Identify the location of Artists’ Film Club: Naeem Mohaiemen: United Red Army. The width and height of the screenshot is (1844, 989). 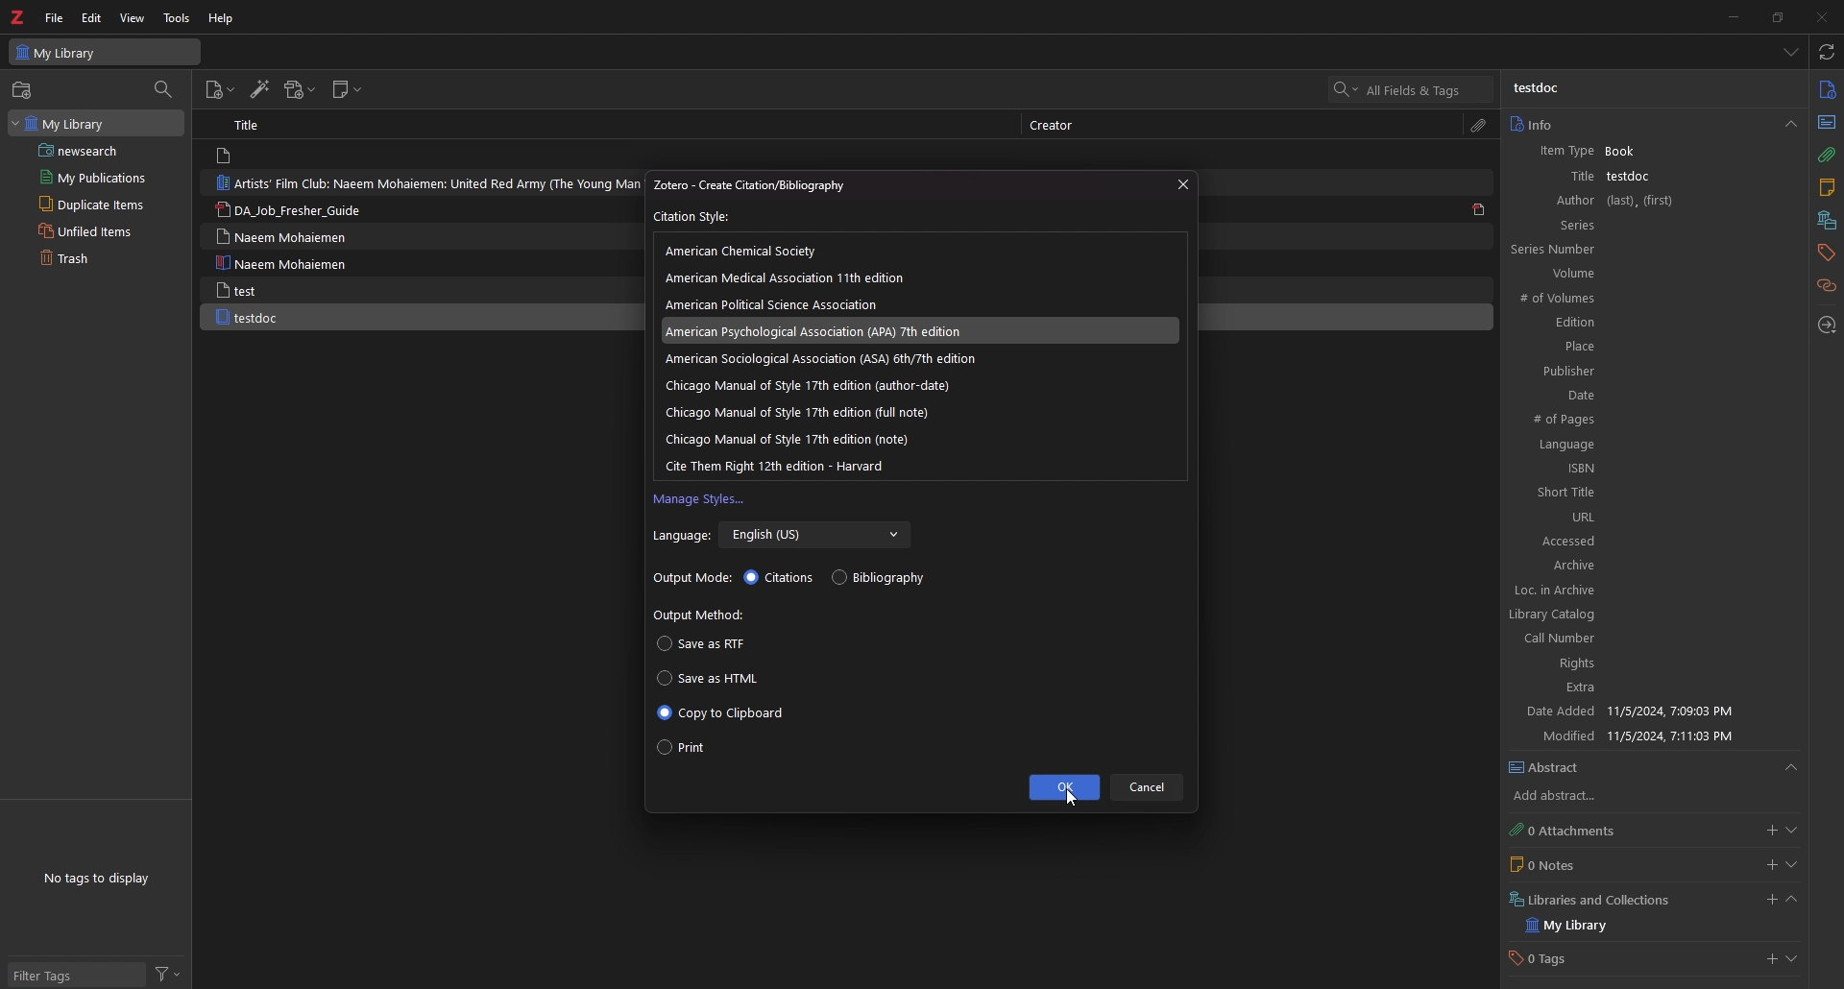
(424, 182).